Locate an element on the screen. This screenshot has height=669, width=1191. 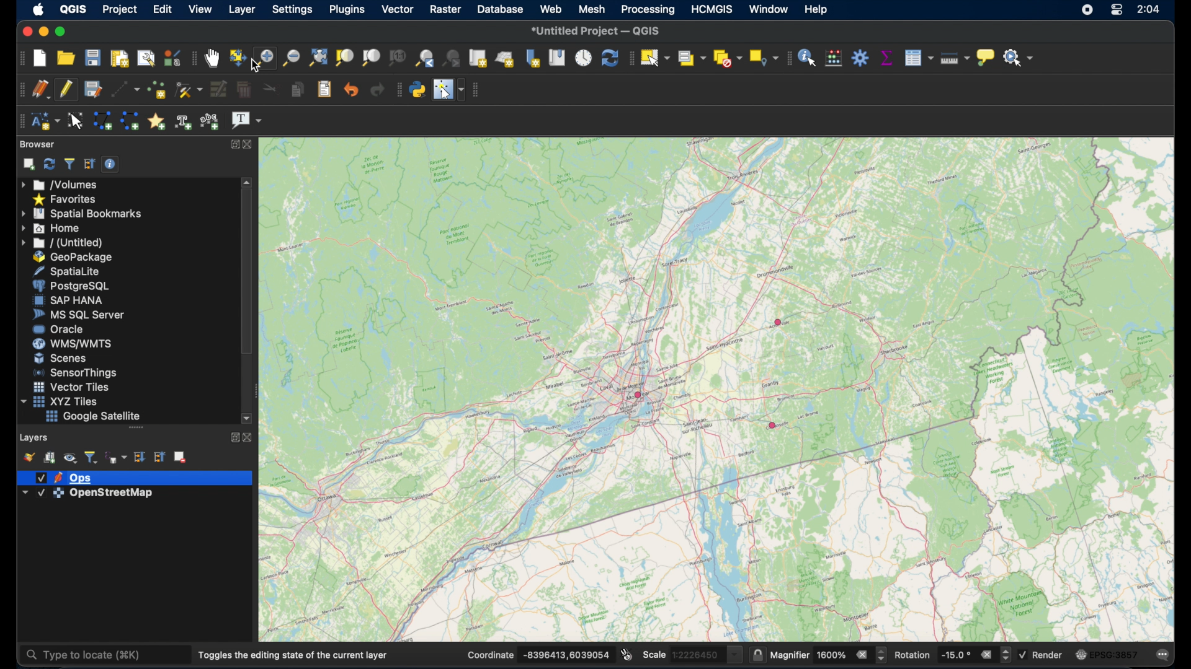
zoom to selection is located at coordinates (344, 58).